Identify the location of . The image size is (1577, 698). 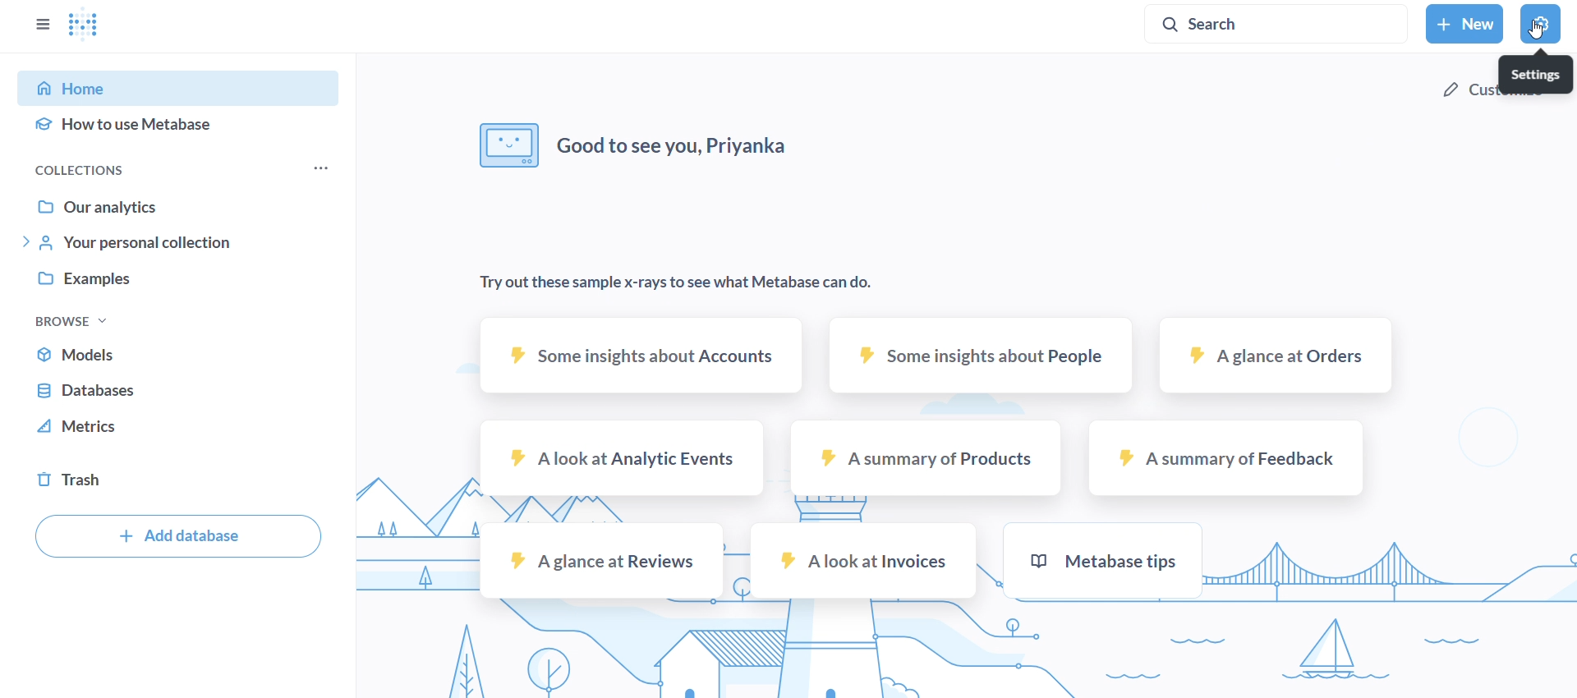
(182, 244).